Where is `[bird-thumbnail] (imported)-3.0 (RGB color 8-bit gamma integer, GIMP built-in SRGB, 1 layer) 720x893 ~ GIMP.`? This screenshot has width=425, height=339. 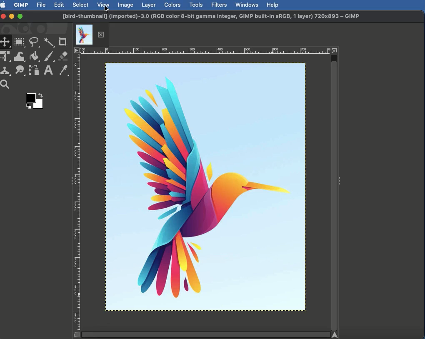
[bird-thumbnail] (imported)-3.0 (RGB color 8-bit gamma integer, GIMP built-in SRGB, 1 layer) 720x893 ~ GIMP. is located at coordinates (211, 17).